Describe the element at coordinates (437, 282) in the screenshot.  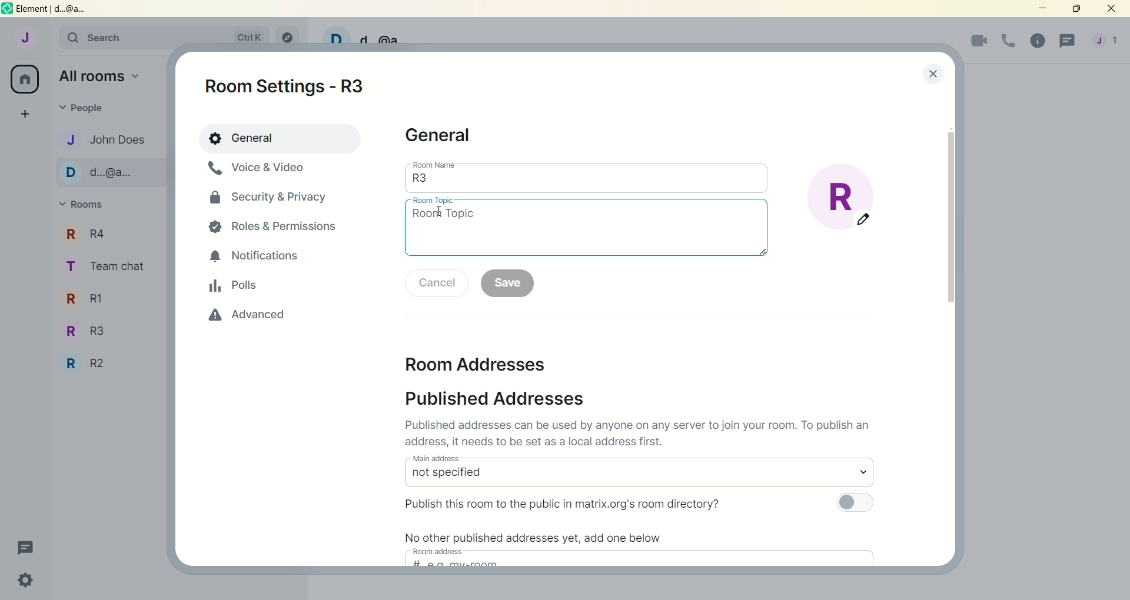
I see `cancel` at that location.